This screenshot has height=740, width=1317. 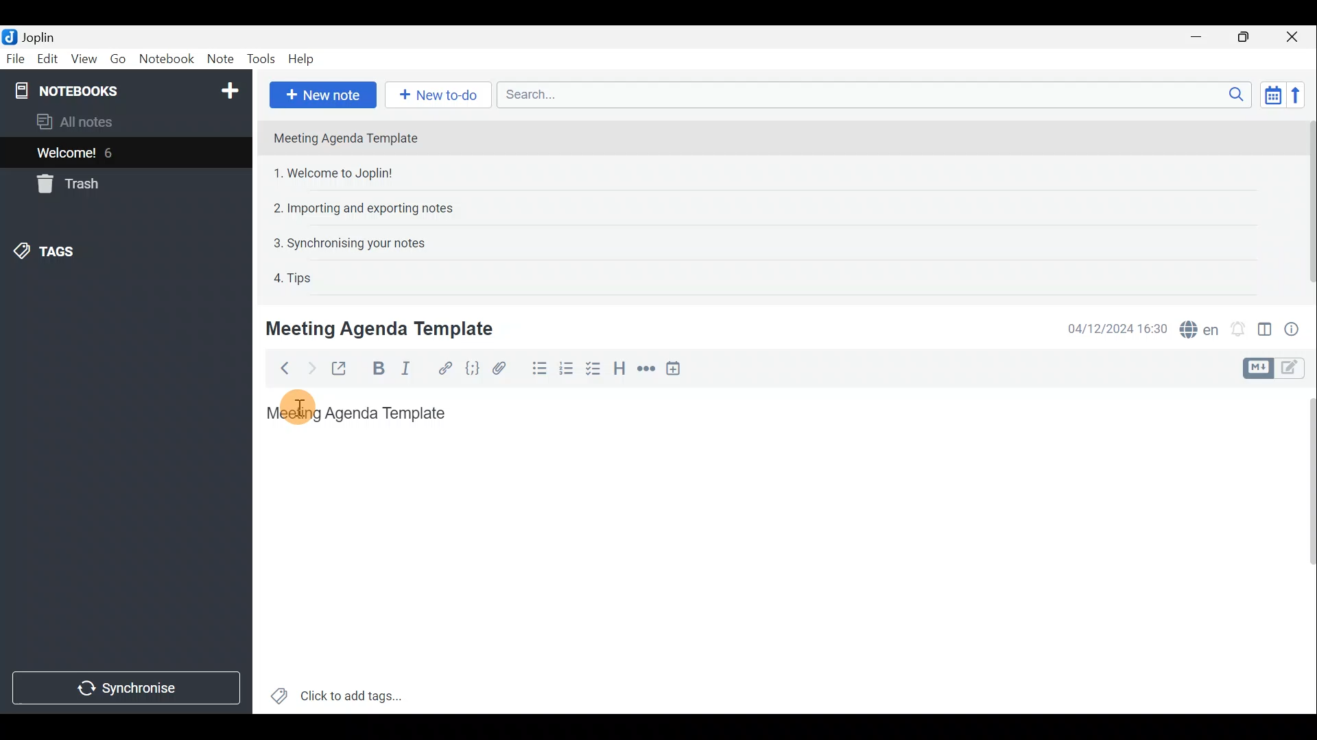 I want to click on Code, so click(x=474, y=371).